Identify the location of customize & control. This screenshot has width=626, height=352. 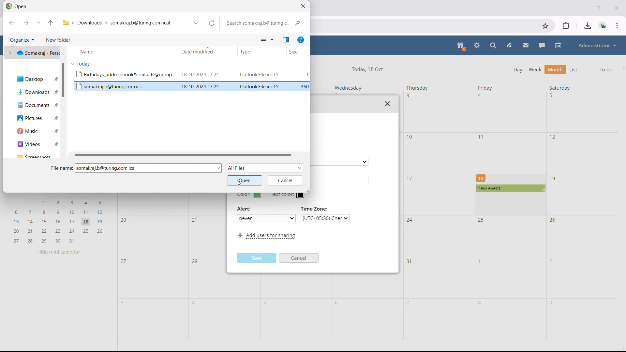
(617, 26).